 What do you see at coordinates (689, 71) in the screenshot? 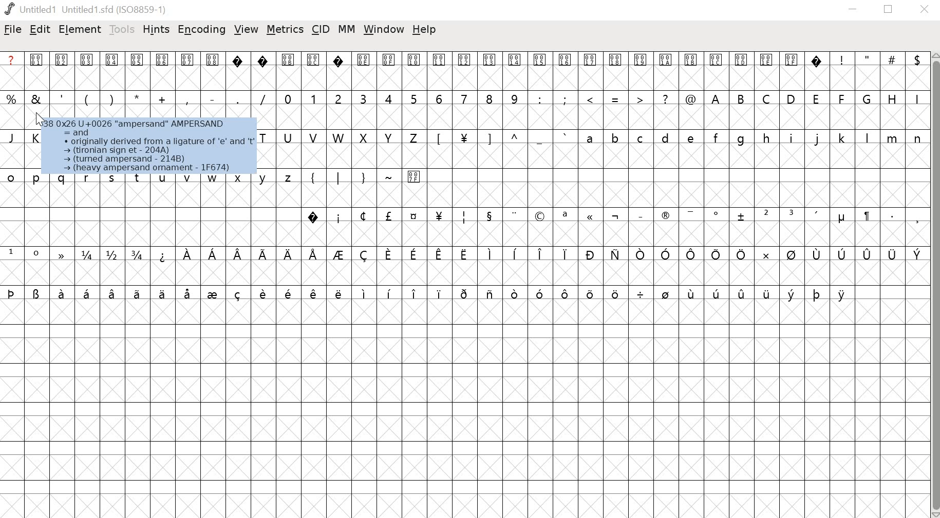
I see `001B` at bounding box center [689, 71].